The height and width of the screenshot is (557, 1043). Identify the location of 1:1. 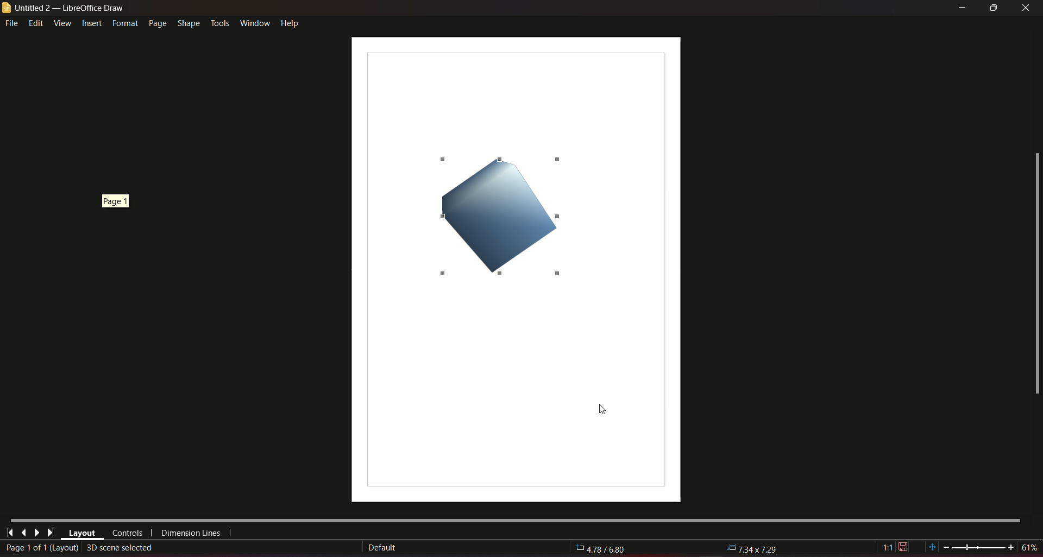
(895, 547).